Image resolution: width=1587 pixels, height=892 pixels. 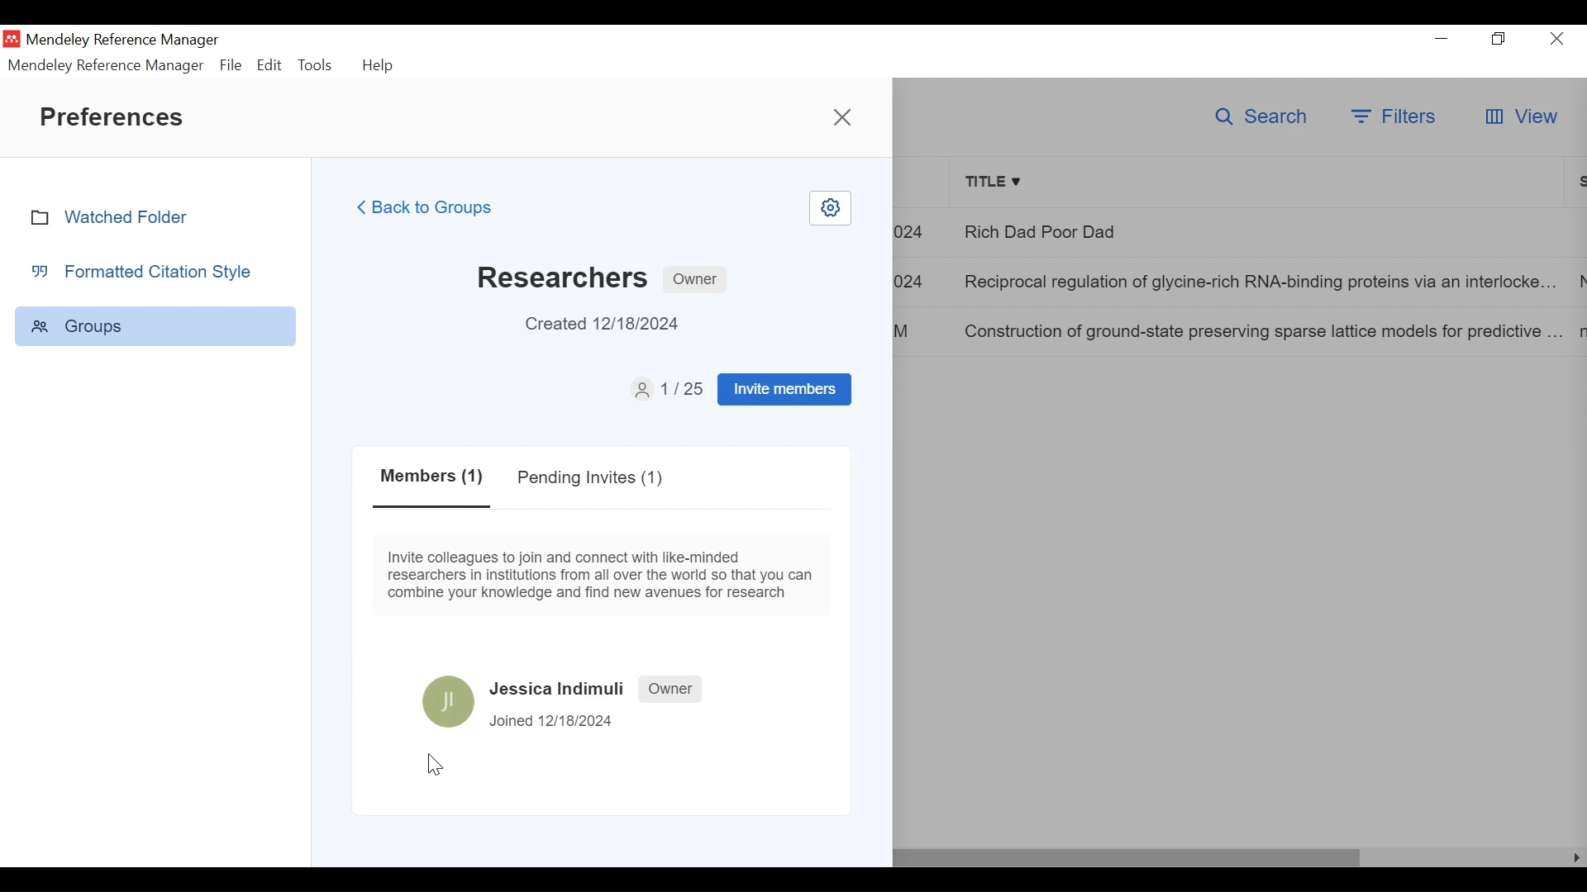 What do you see at coordinates (450, 700) in the screenshot?
I see `Avatar` at bounding box center [450, 700].